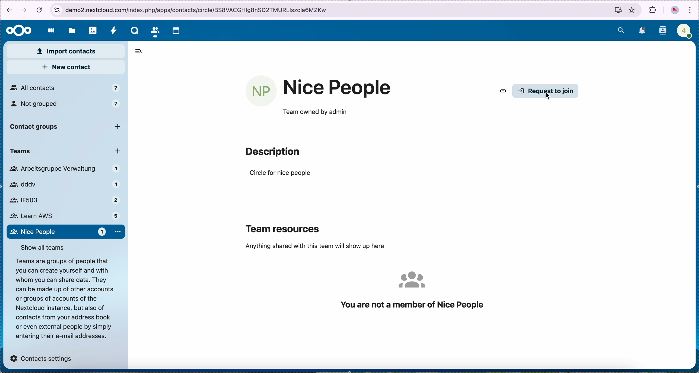 This screenshot has width=699, height=373. What do you see at coordinates (315, 246) in the screenshot?
I see `anything shared with this team will show up here` at bounding box center [315, 246].